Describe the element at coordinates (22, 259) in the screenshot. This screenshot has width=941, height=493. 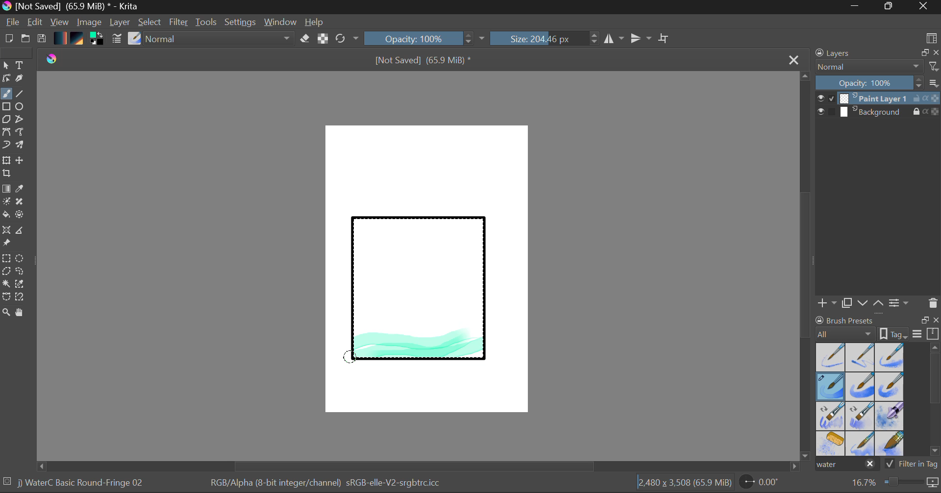
I see `Elipses Selection tool` at that location.